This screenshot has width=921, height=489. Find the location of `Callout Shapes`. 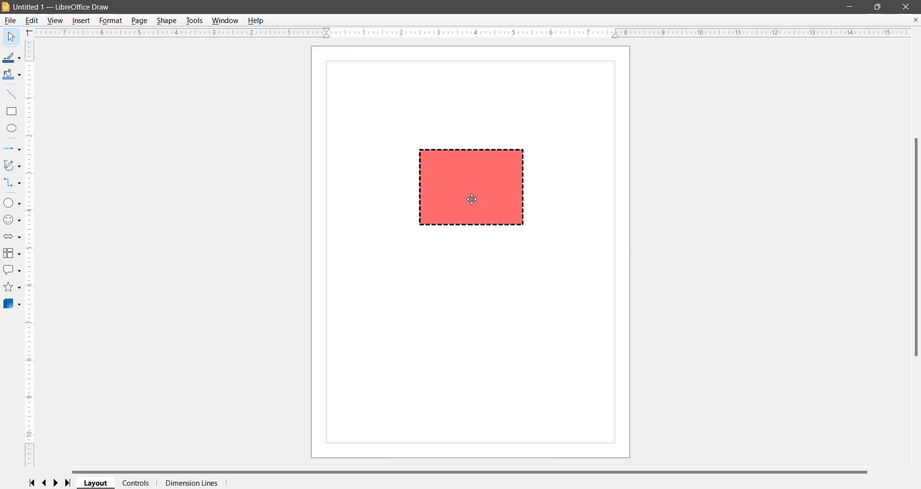

Callout Shapes is located at coordinates (12, 270).